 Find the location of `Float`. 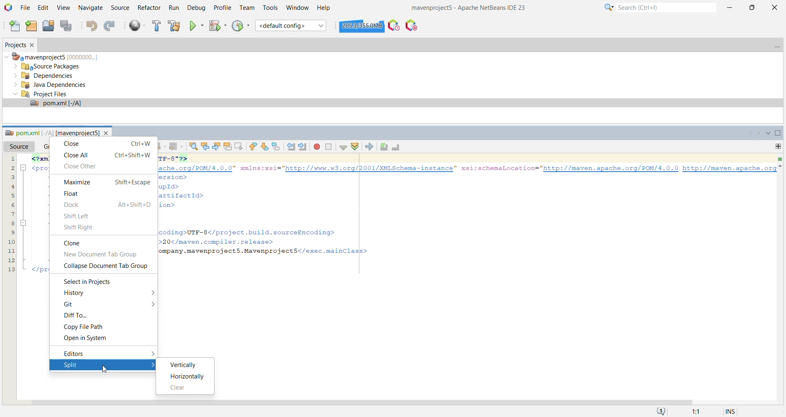

Float is located at coordinates (75, 194).